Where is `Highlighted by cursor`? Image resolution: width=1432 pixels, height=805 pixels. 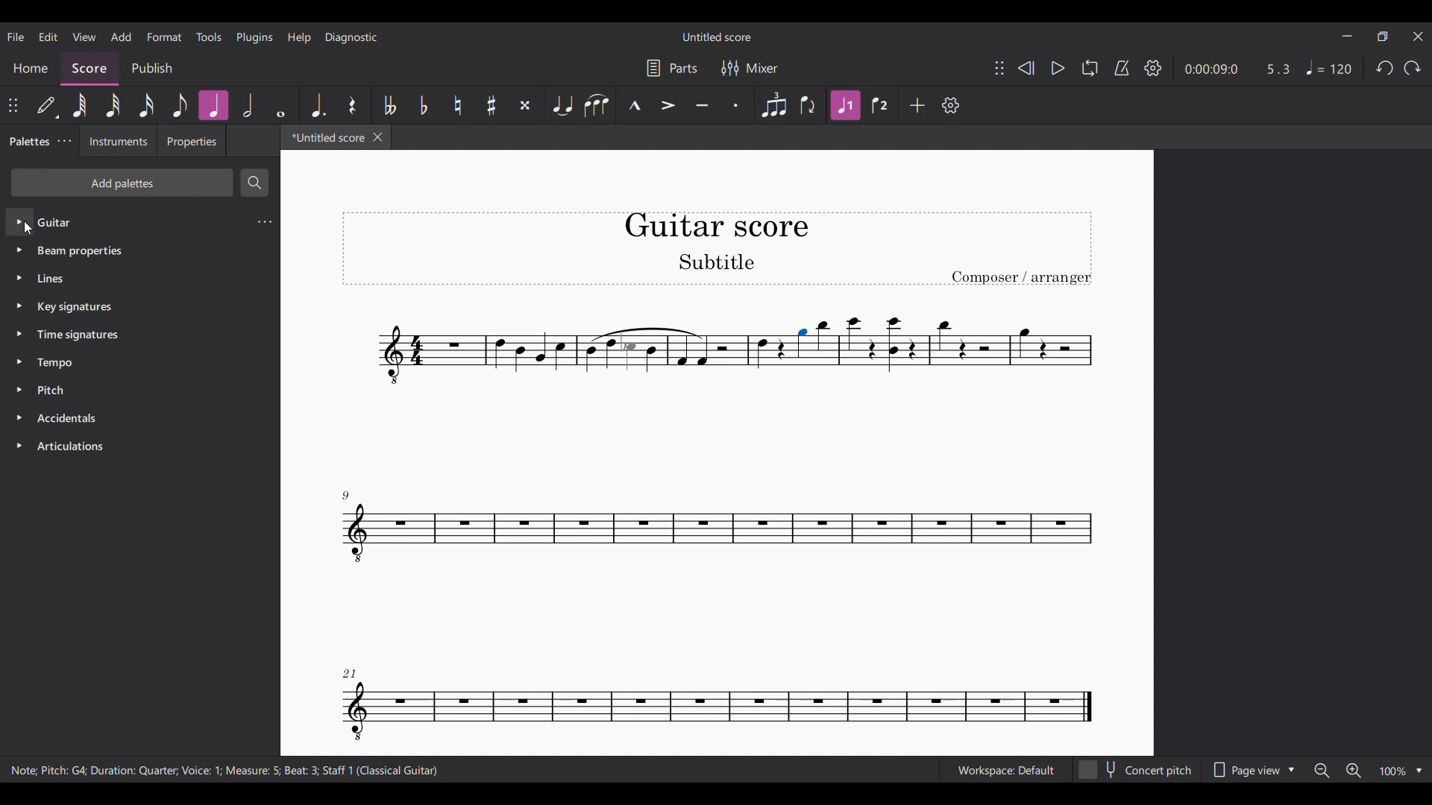
Highlighted by cursor is located at coordinates (801, 344).